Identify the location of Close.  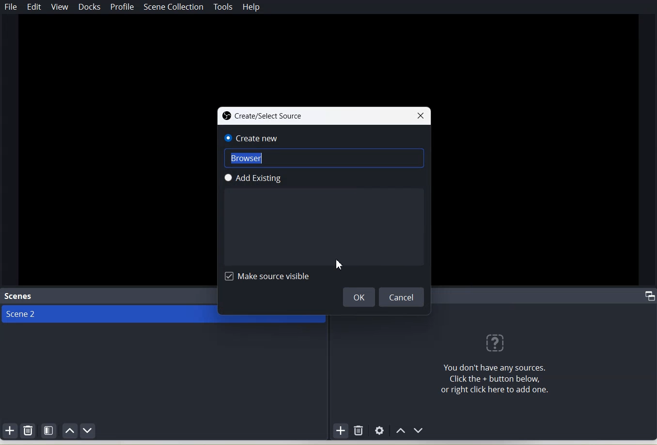
(422, 116).